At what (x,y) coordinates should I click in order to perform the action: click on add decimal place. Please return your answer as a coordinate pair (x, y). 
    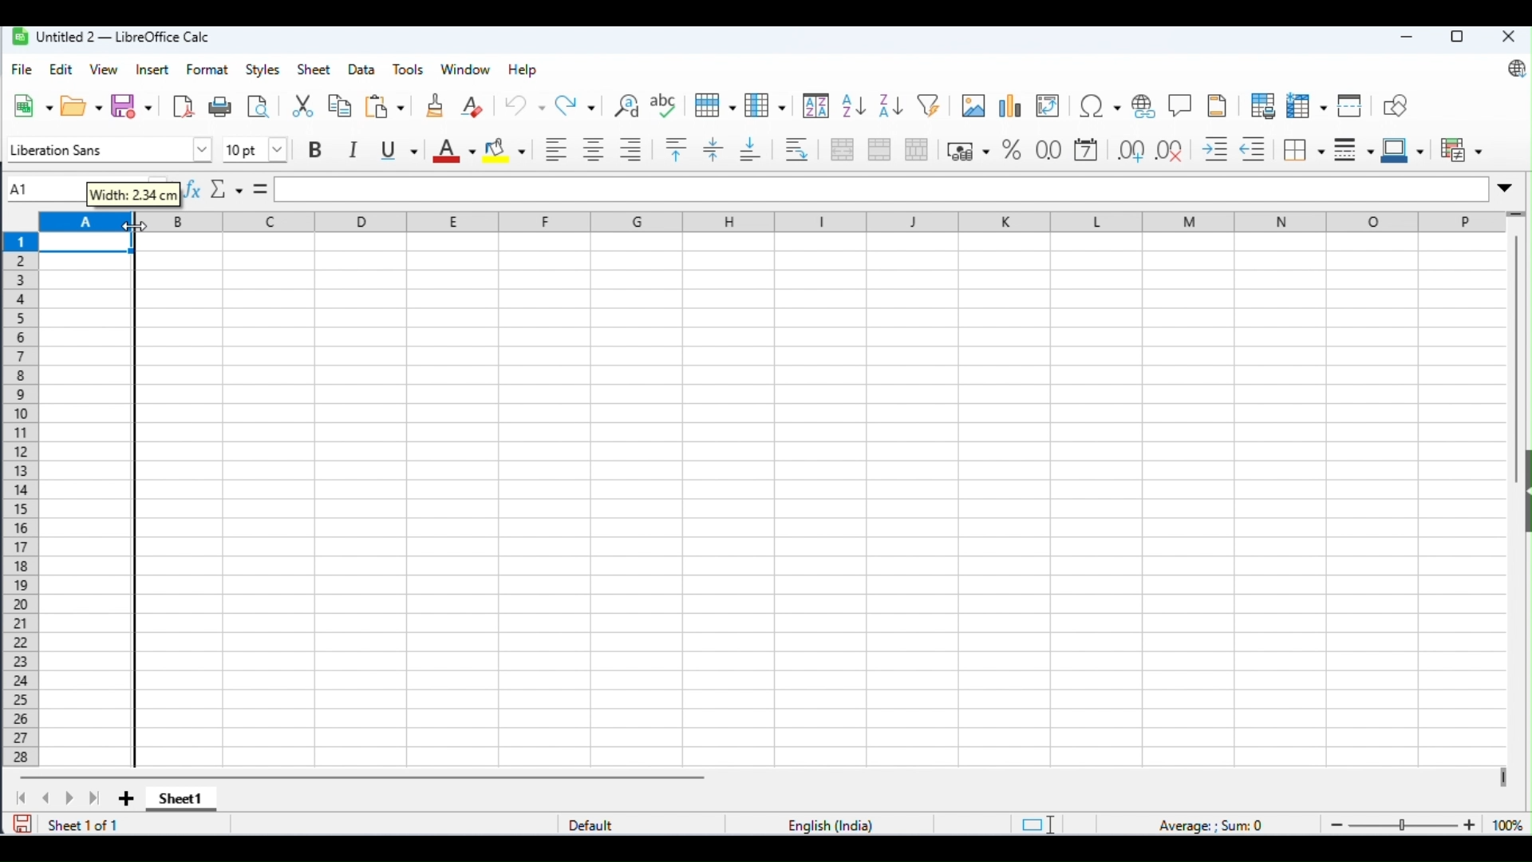
    Looking at the image, I should click on (1130, 149).